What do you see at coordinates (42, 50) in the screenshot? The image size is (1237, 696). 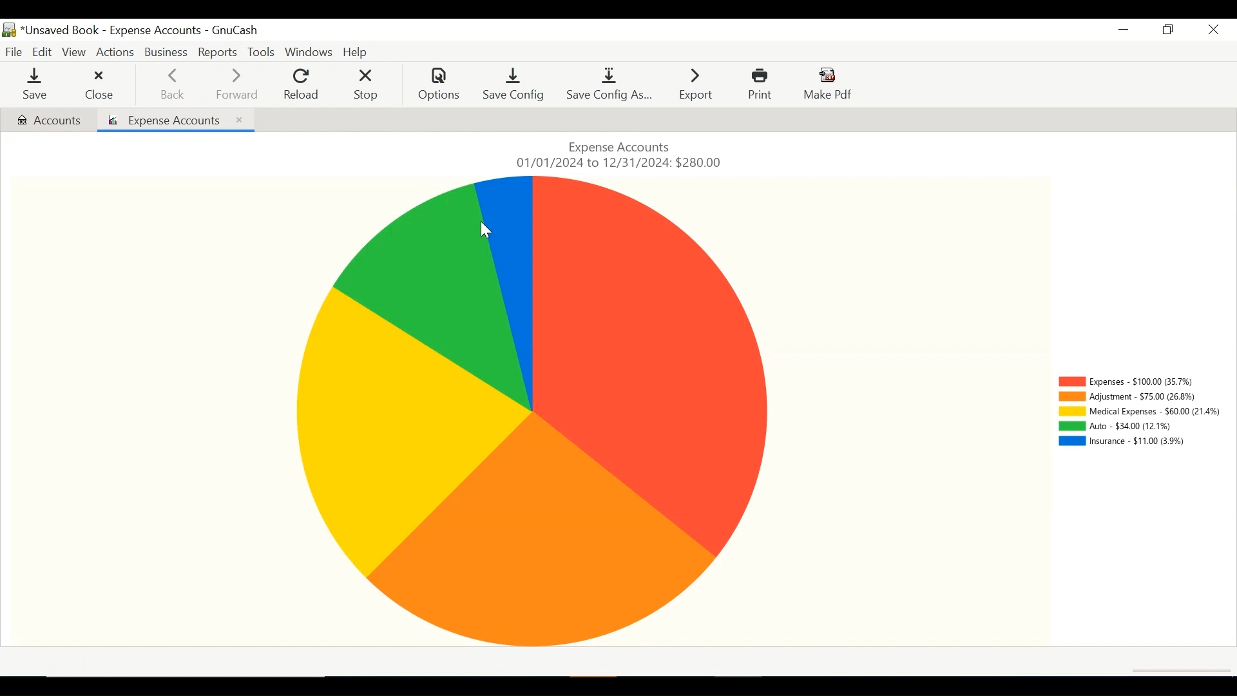 I see `Edit` at bounding box center [42, 50].